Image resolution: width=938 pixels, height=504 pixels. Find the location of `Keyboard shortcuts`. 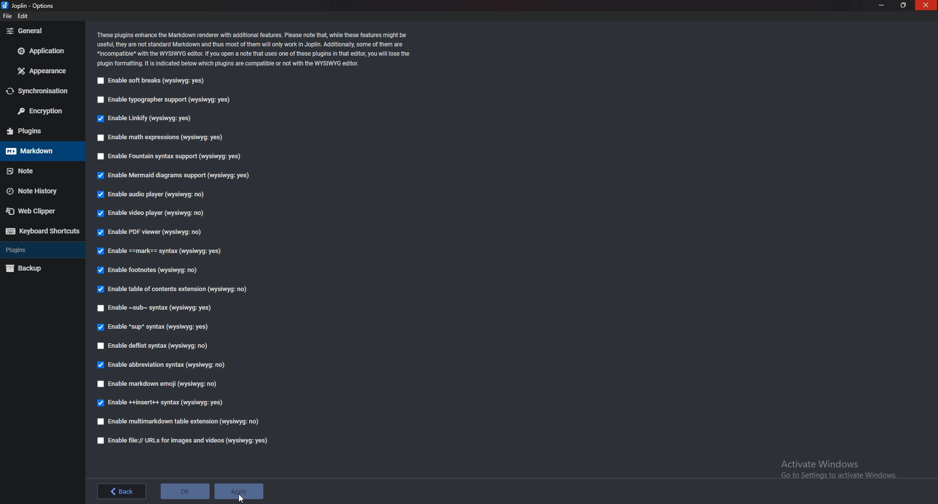

Keyboard shortcuts is located at coordinates (41, 231).